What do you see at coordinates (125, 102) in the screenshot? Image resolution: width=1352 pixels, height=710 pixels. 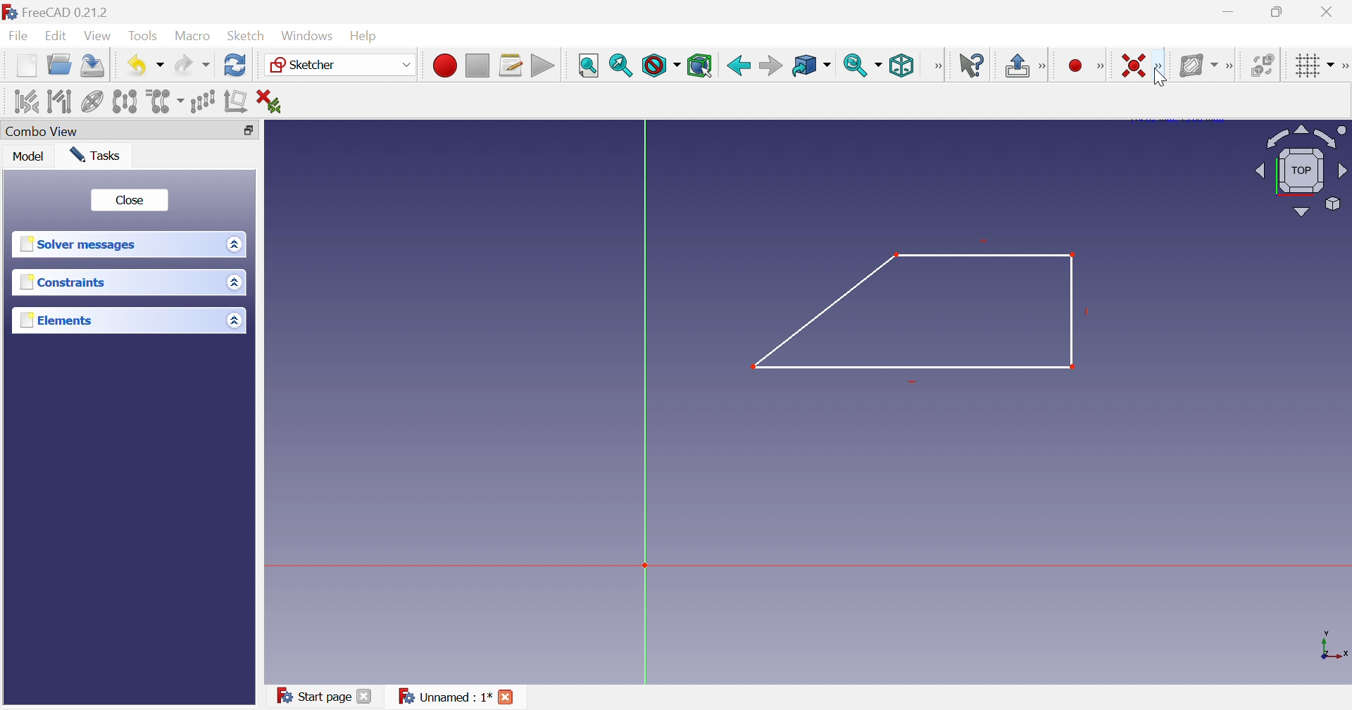 I see `Symmetry` at bounding box center [125, 102].